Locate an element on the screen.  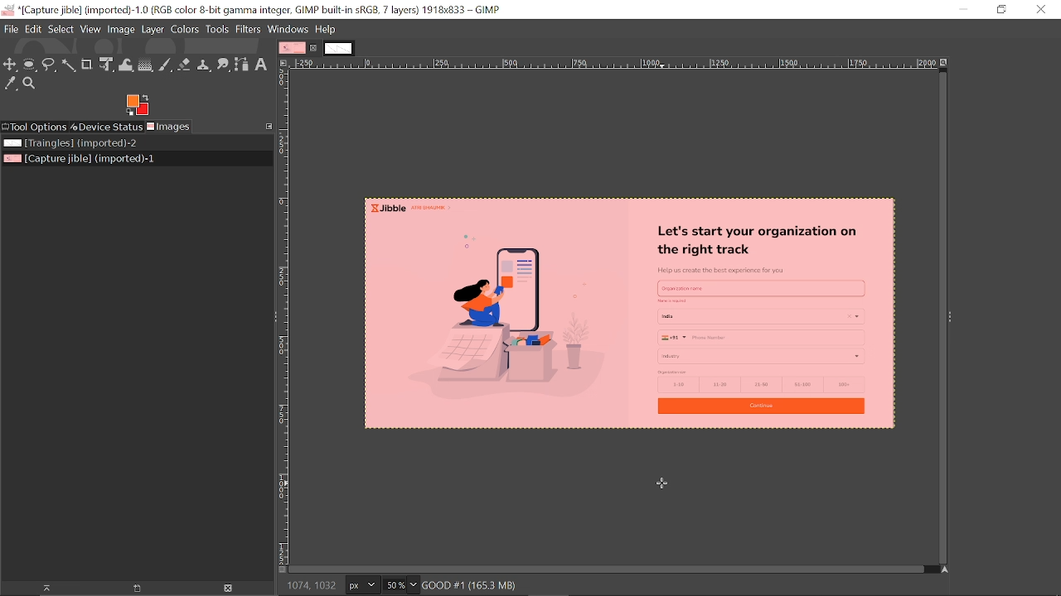
View is located at coordinates (90, 29).